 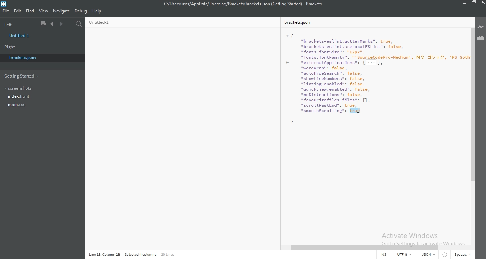 I want to click on Live preview, so click(x=481, y=25).